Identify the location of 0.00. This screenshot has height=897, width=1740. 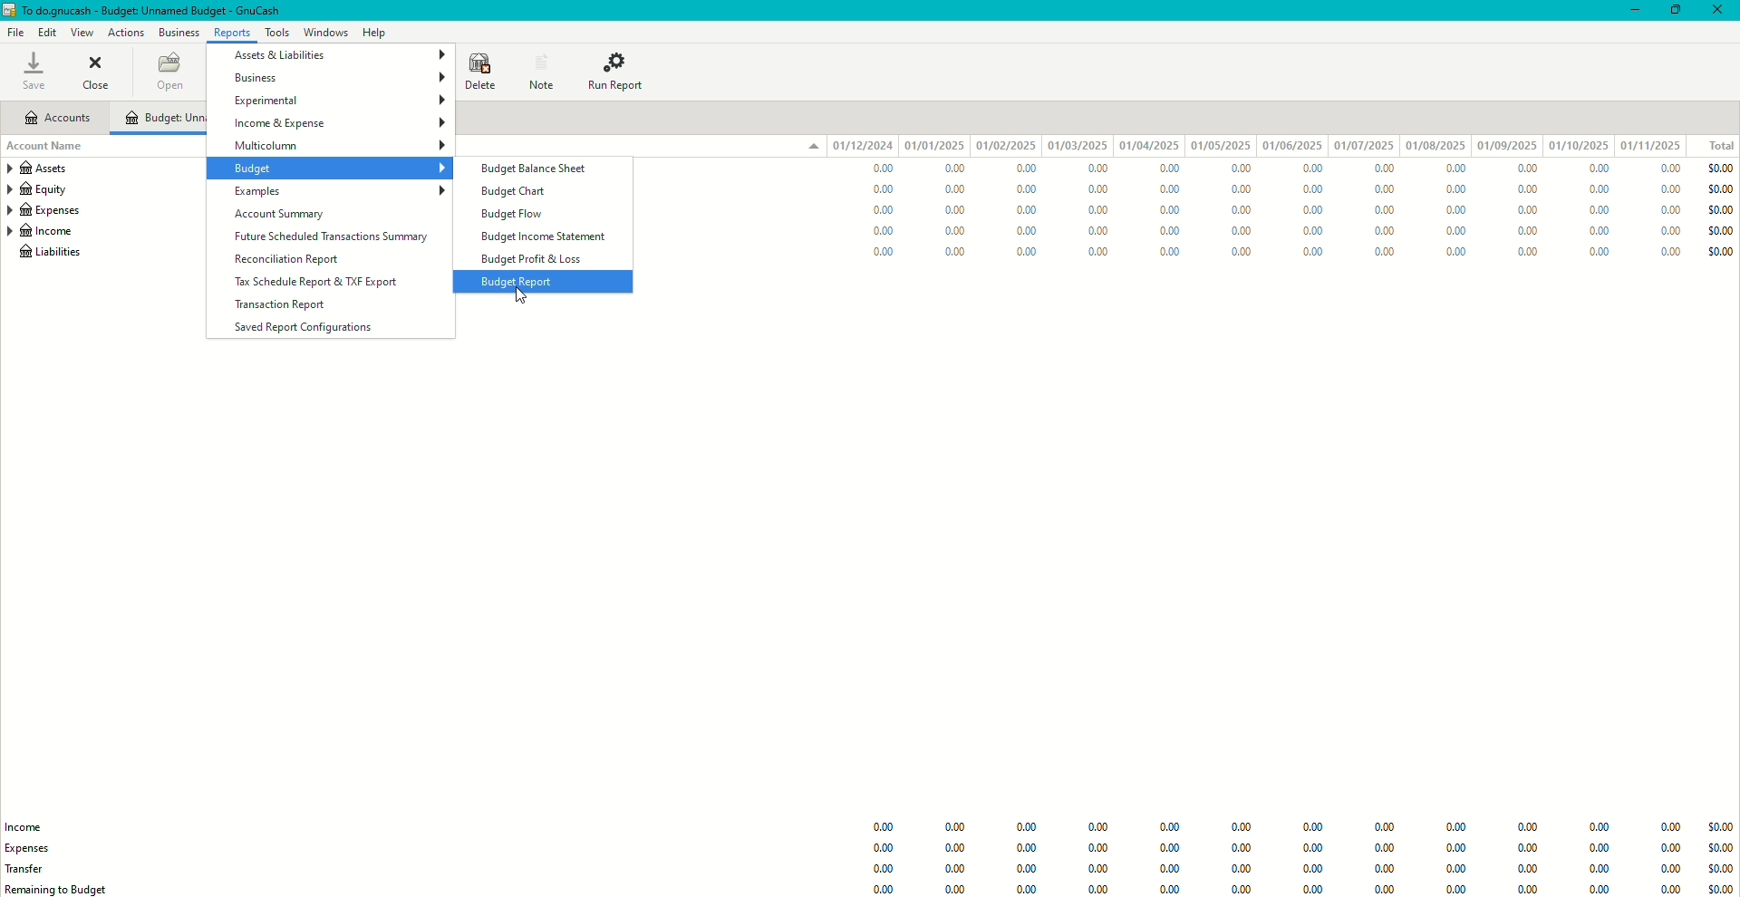
(1378, 168).